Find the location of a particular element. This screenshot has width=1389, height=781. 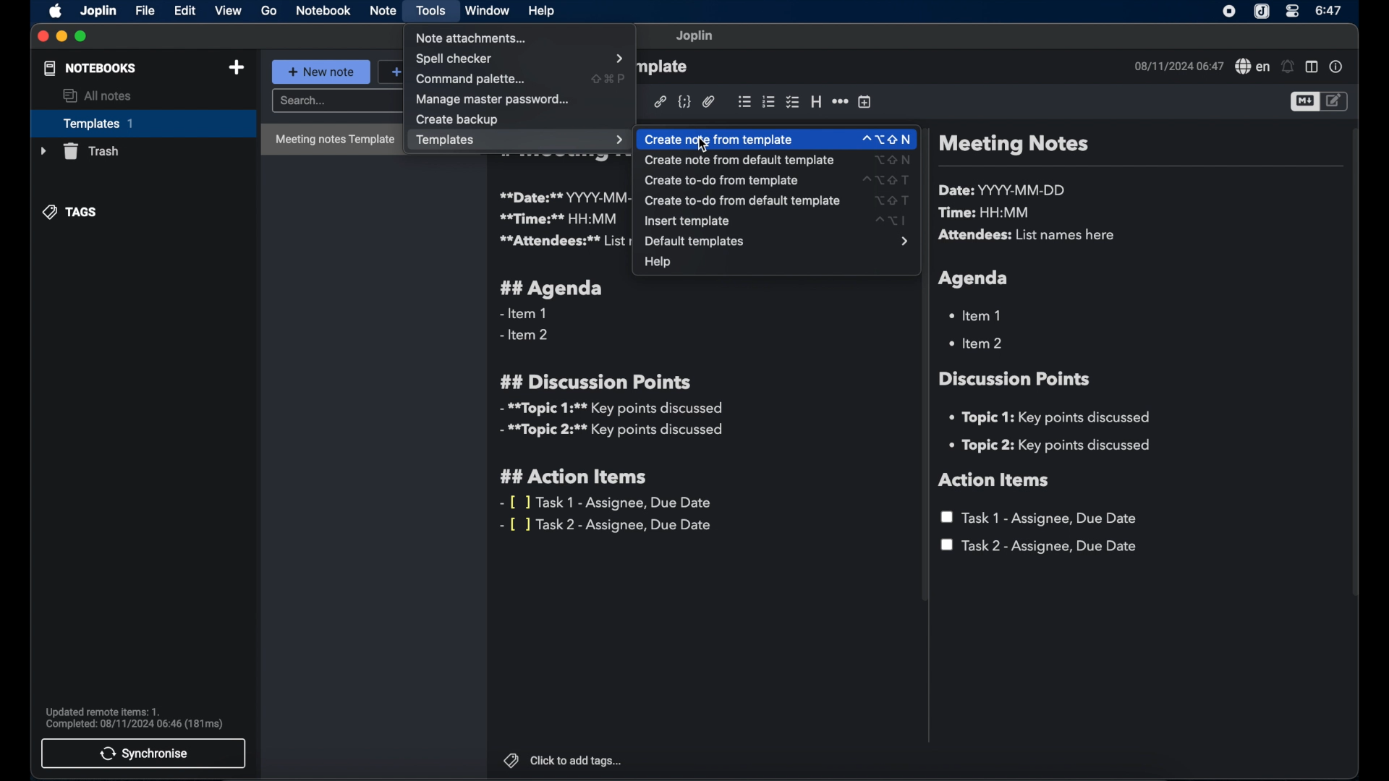

Joplin is located at coordinates (98, 10).